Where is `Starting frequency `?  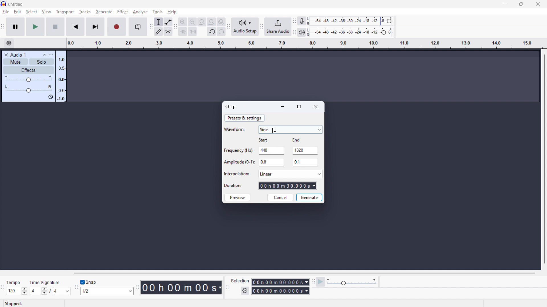
Starting frequency  is located at coordinates (272, 150).